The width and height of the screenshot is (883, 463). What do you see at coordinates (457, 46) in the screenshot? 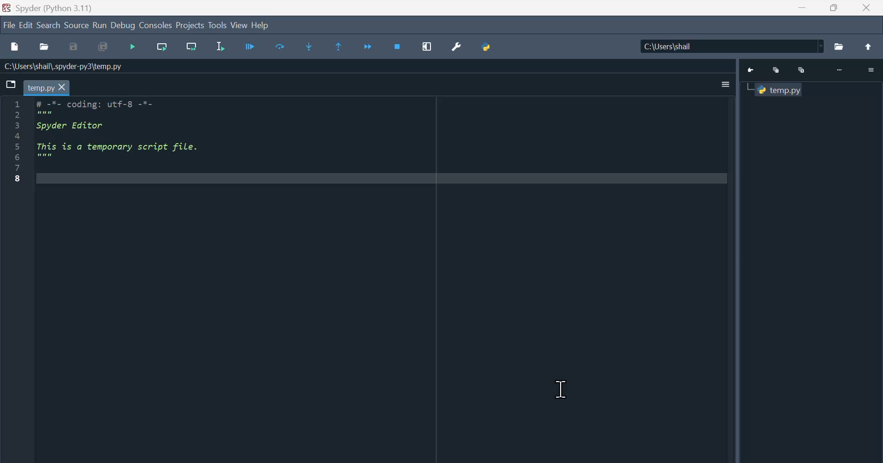
I see `Preferences` at bounding box center [457, 46].